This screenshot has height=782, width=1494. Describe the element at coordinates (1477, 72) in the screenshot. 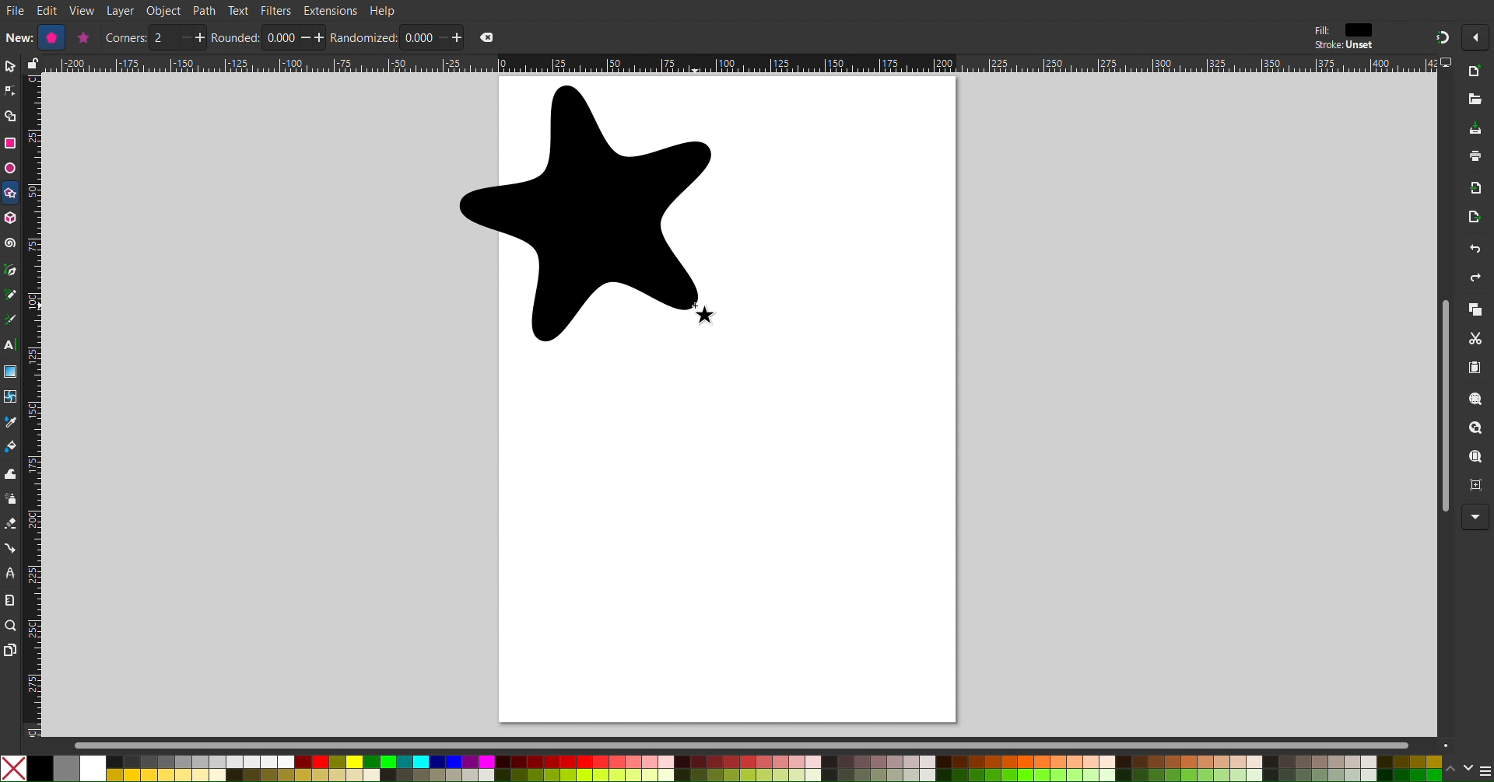

I see `New` at that location.